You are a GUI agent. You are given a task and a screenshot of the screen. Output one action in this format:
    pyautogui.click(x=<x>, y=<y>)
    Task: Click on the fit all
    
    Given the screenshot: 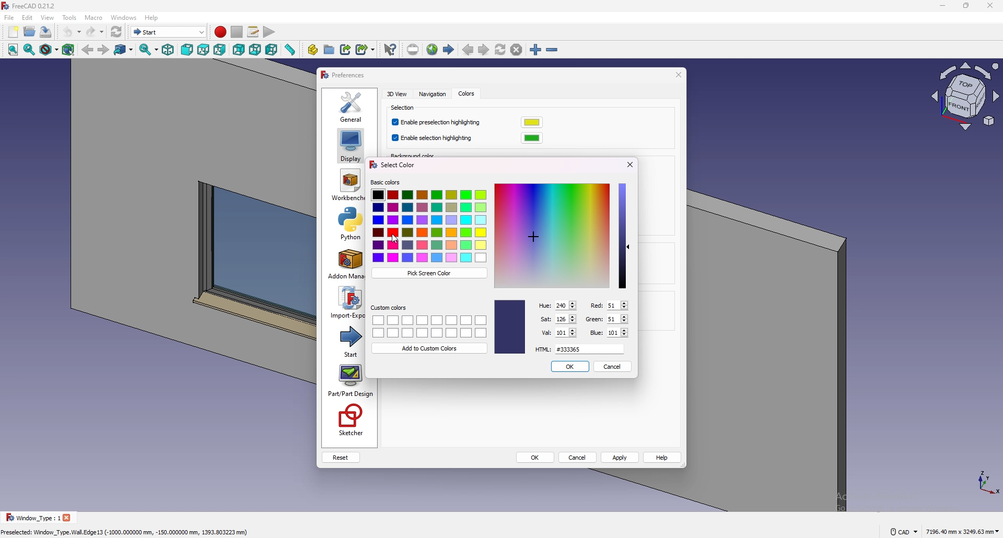 What is the action you would take?
    pyautogui.click(x=11, y=50)
    